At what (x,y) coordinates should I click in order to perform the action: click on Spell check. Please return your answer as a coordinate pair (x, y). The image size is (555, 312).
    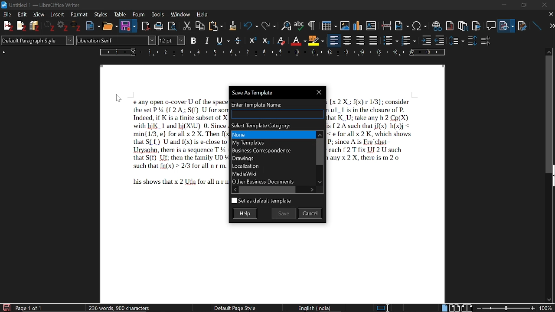
    Looking at the image, I should click on (299, 25).